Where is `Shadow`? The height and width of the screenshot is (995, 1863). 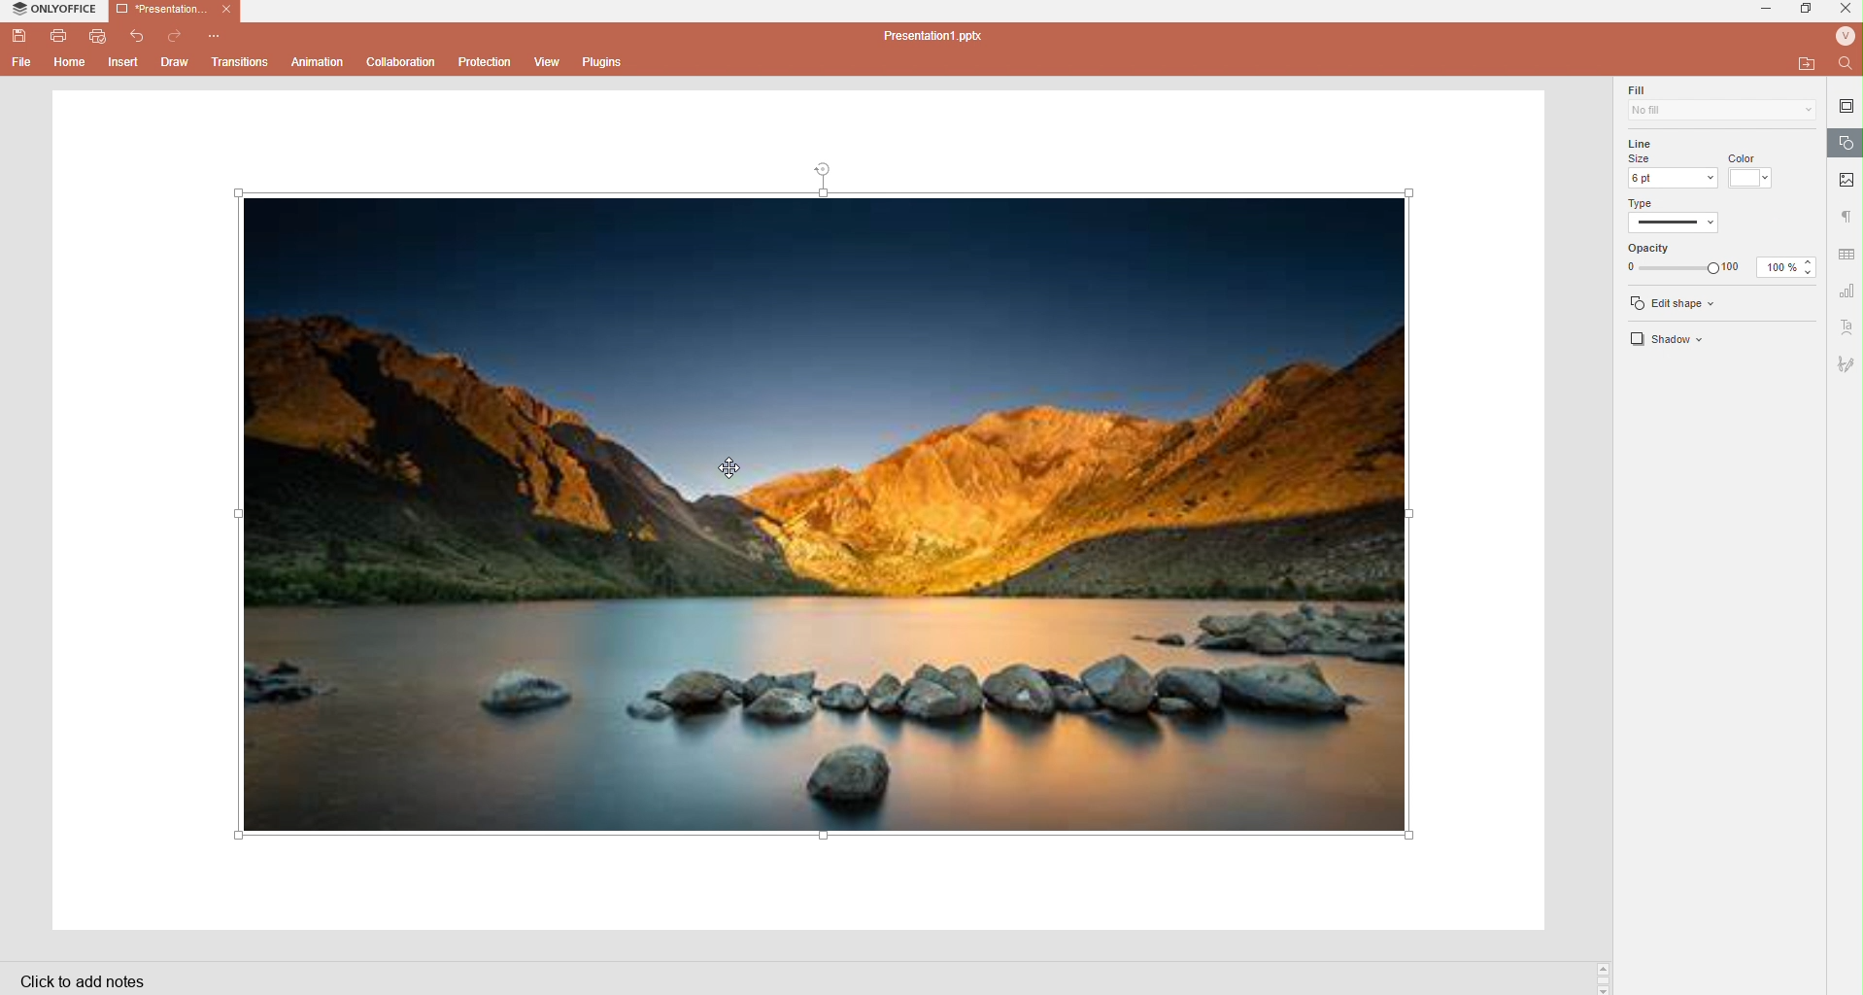
Shadow is located at coordinates (1672, 349).